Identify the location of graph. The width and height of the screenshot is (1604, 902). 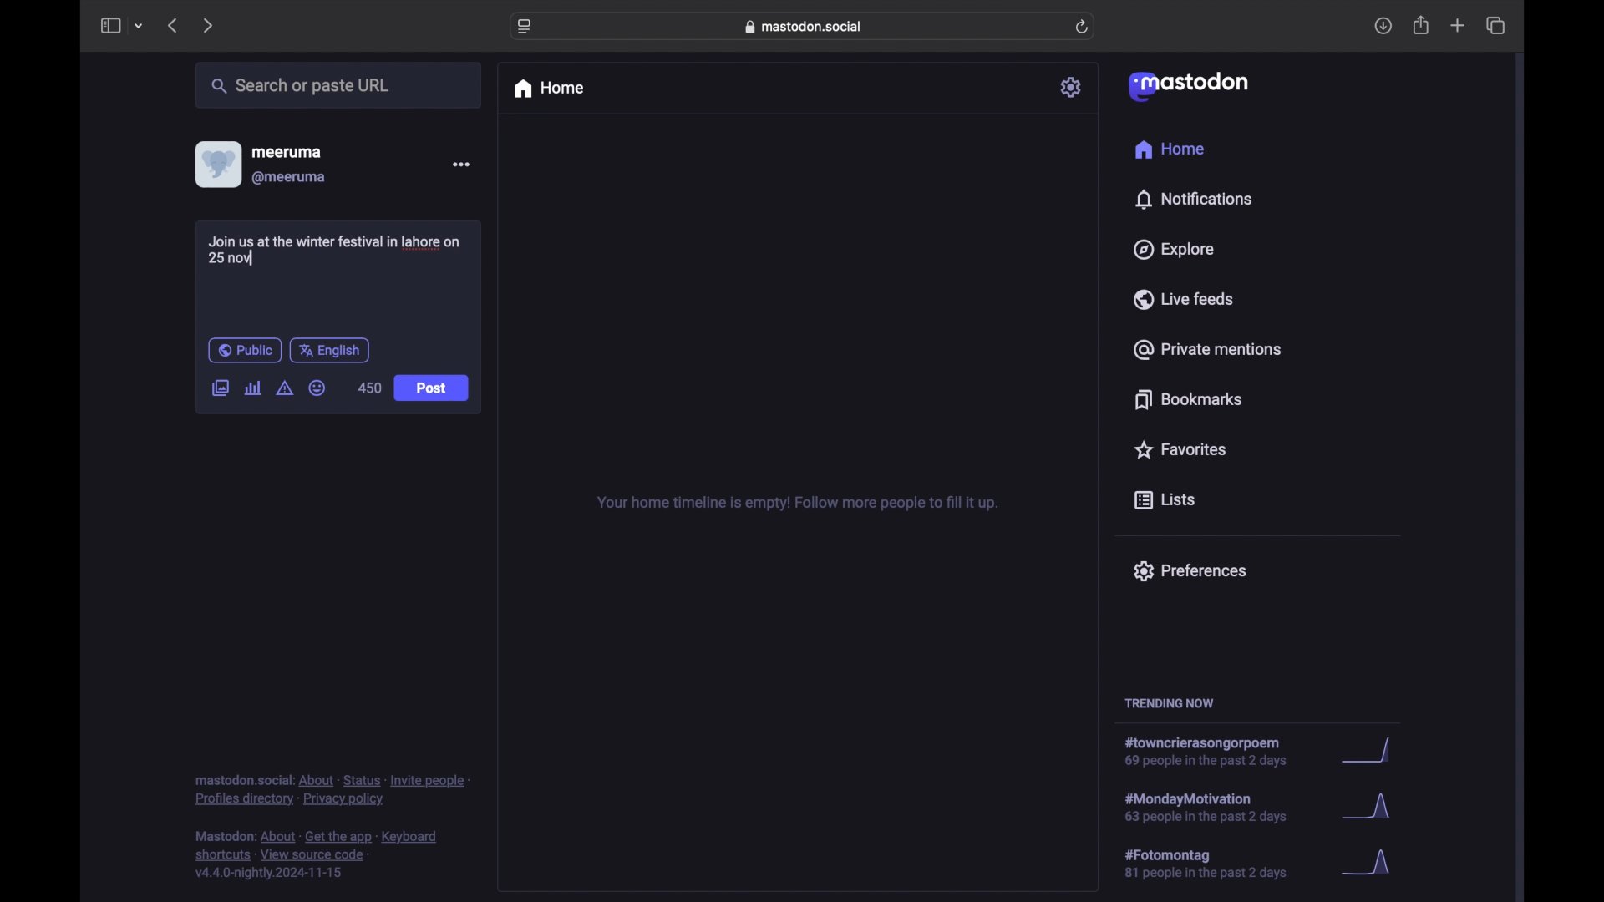
(1371, 810).